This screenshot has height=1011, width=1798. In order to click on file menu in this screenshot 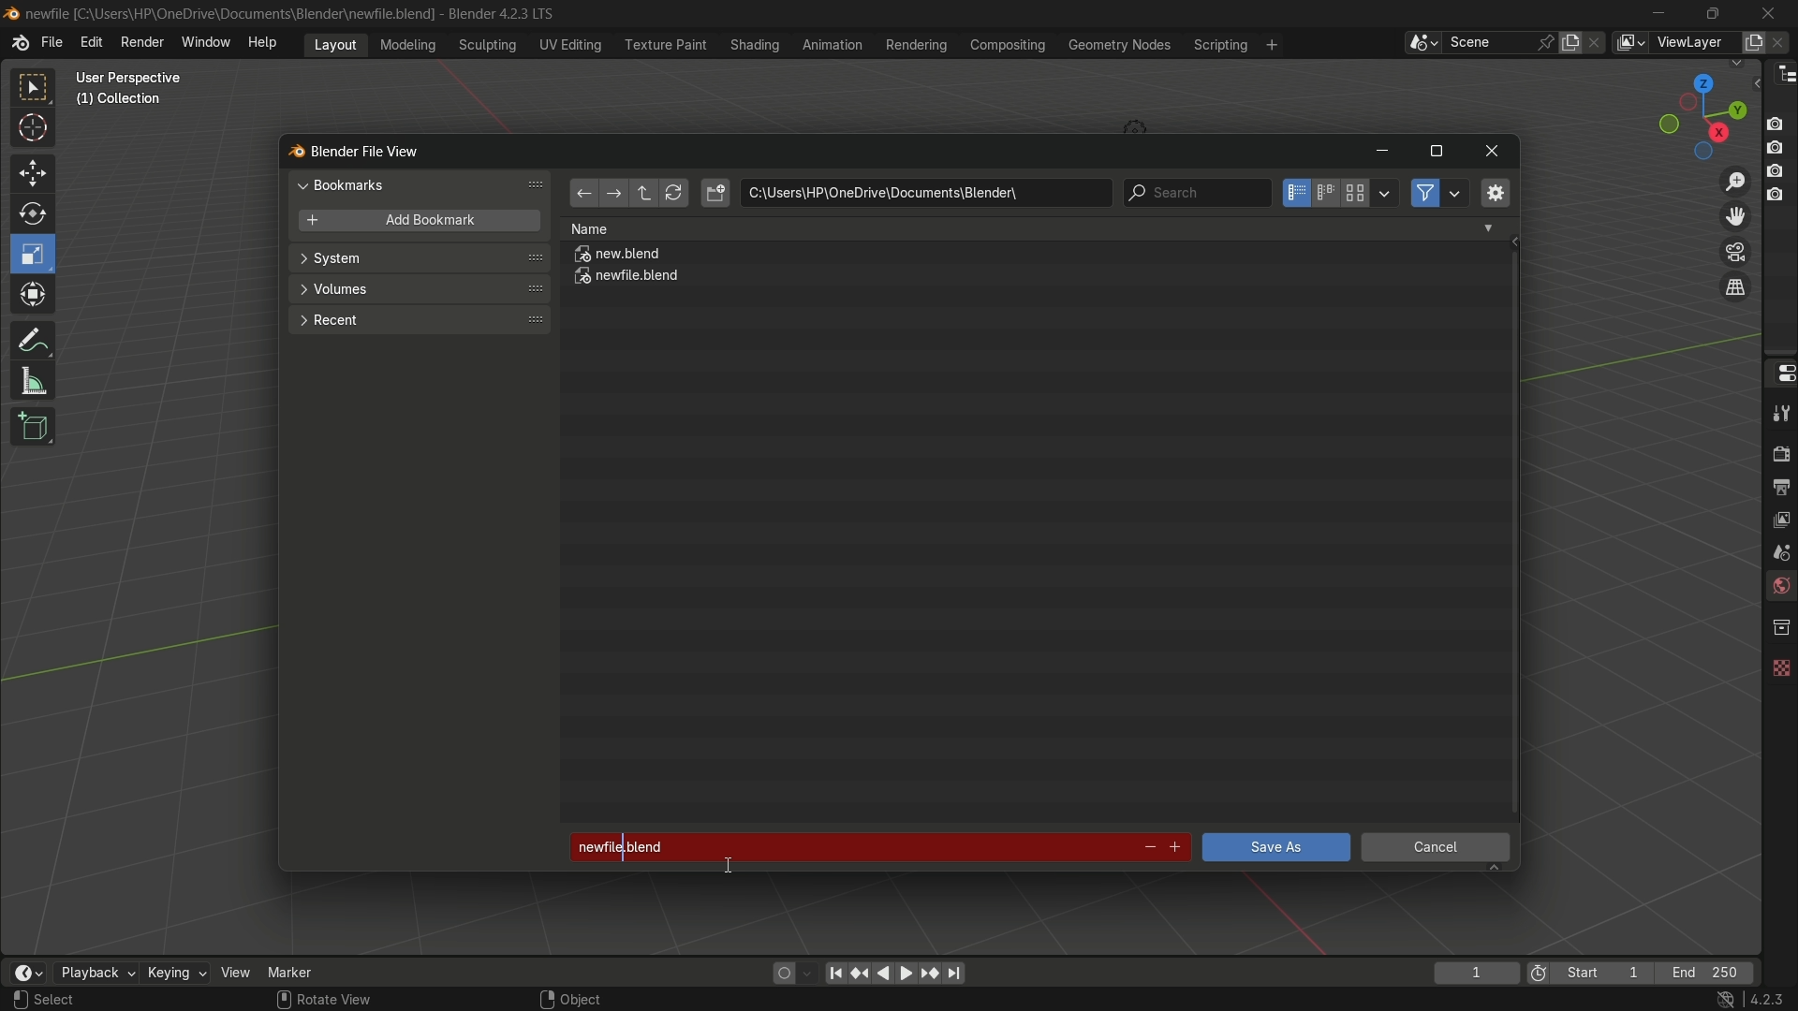, I will do `click(52, 43)`.